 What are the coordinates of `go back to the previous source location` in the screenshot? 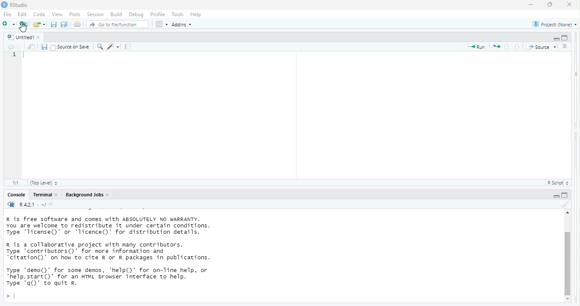 It's located at (11, 47).